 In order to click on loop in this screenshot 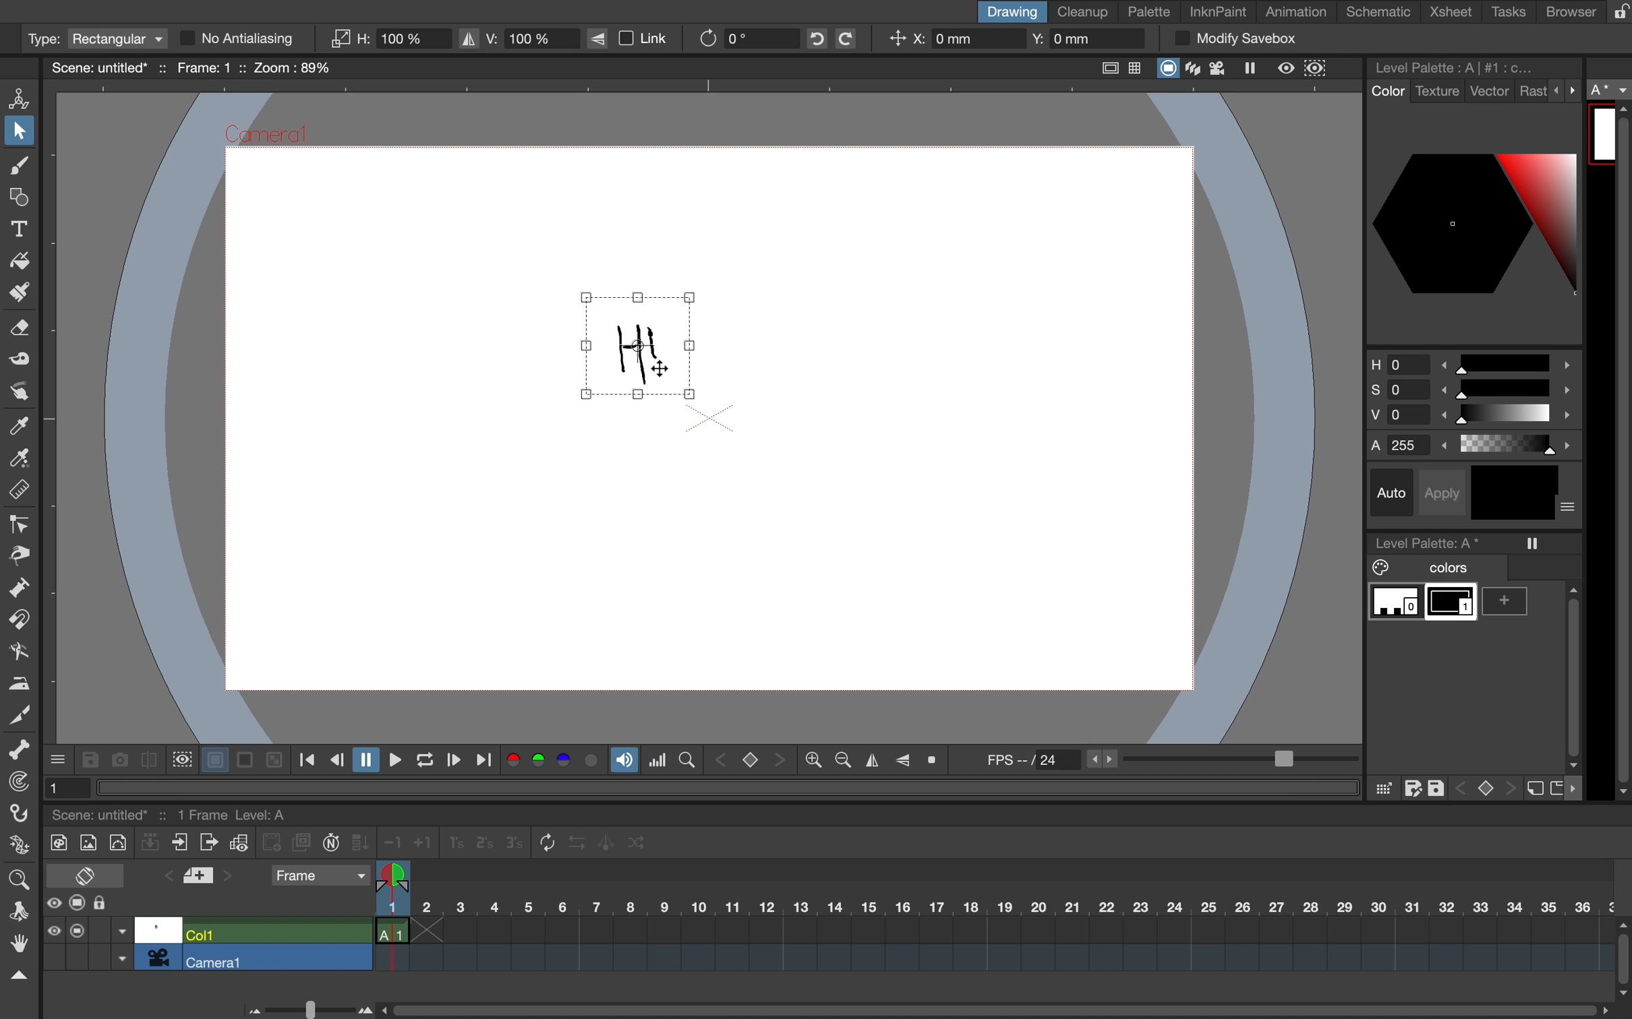, I will do `click(419, 761)`.